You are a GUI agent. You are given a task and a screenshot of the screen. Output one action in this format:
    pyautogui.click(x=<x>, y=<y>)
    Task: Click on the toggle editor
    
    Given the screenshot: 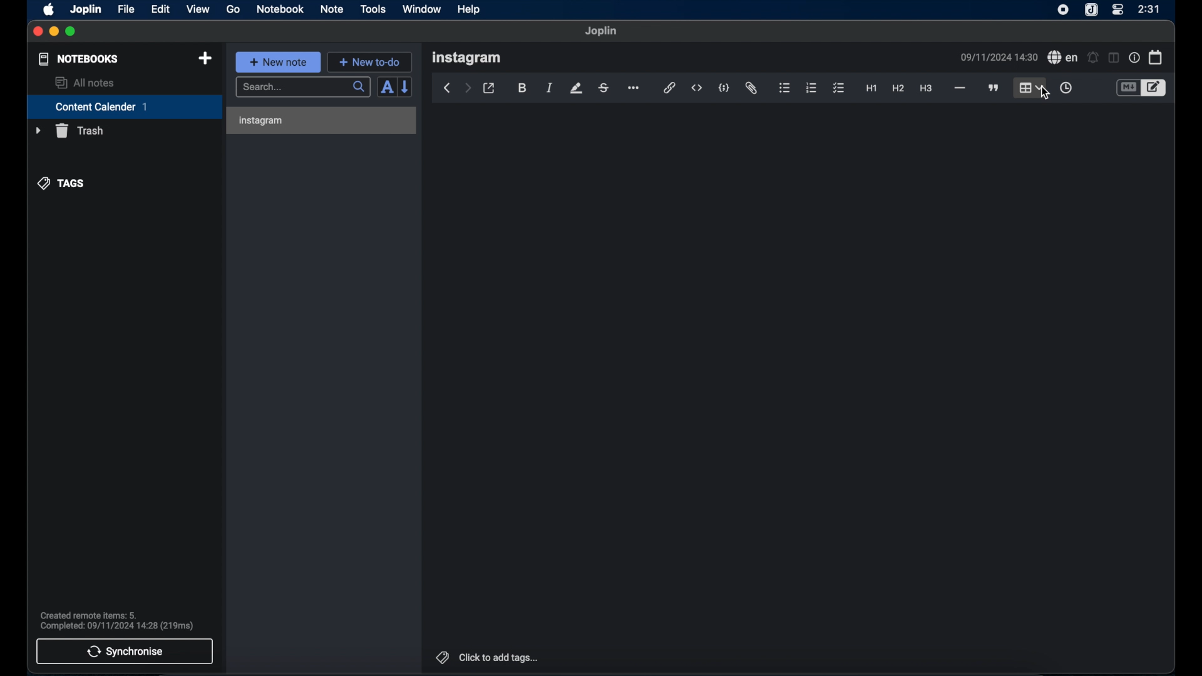 What is the action you would take?
    pyautogui.click(x=1156, y=88)
    